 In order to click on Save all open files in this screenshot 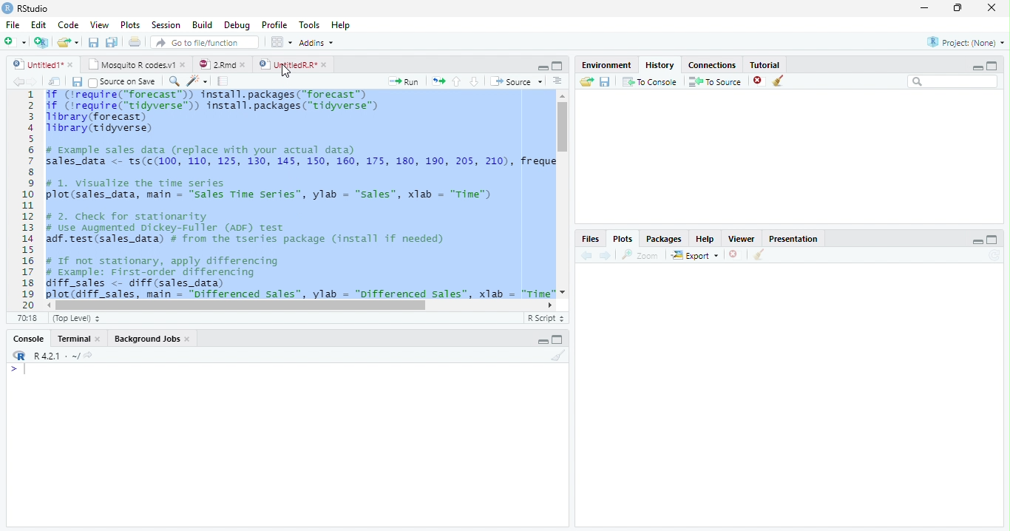, I will do `click(112, 42)`.